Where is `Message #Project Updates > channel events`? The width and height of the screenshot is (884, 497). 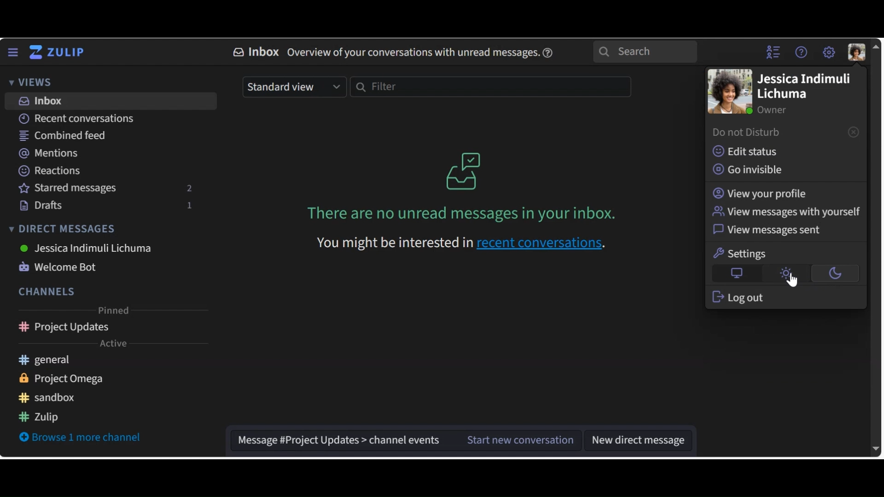 Message #Project Updates > channel events is located at coordinates (336, 441).